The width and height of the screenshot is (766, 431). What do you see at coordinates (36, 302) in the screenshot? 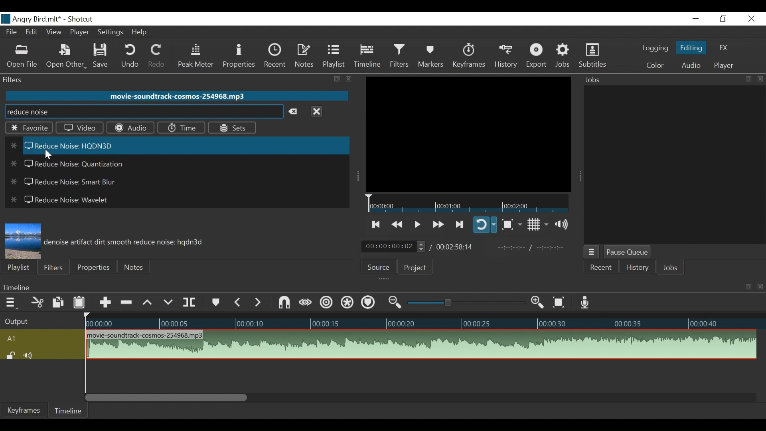
I see `Cut` at bounding box center [36, 302].